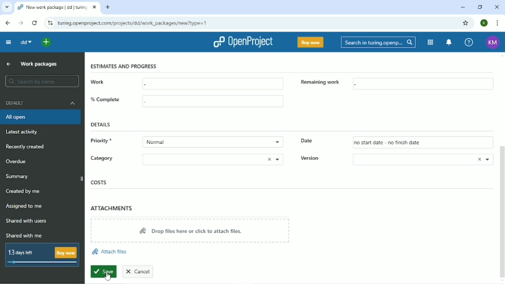 The height and width of the screenshot is (284, 505). I want to click on close, so click(268, 161).